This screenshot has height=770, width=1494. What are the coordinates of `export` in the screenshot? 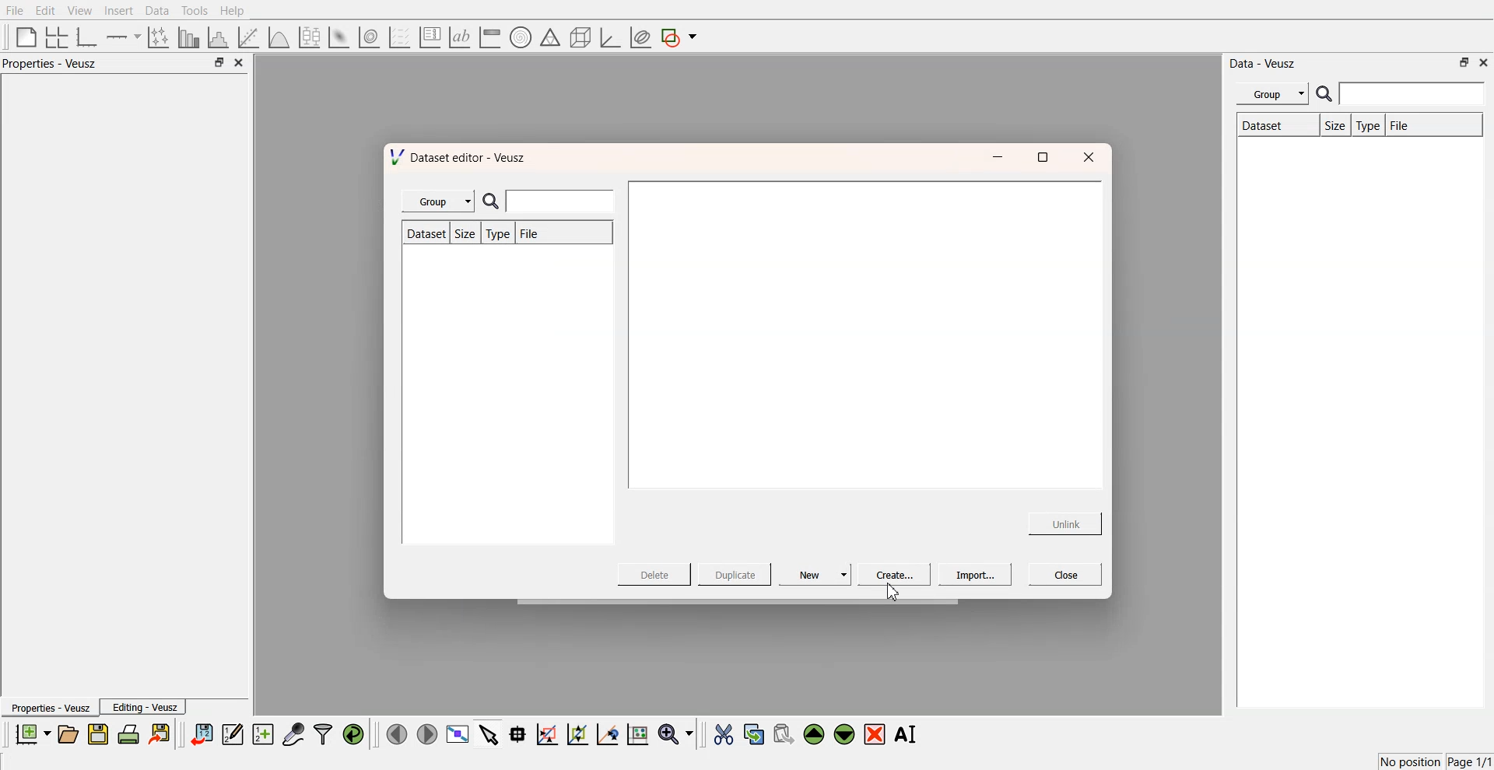 It's located at (161, 733).